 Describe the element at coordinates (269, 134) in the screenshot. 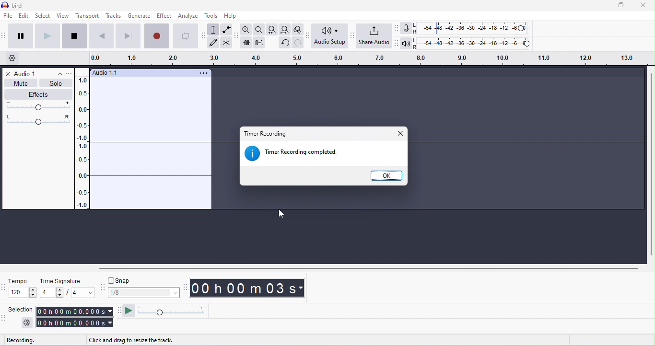

I see `timer recording` at that location.